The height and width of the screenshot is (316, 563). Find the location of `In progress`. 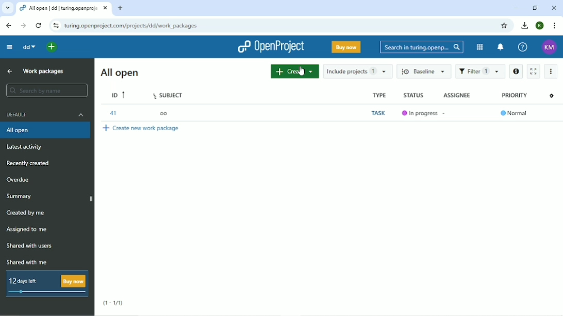

In progress is located at coordinates (421, 113).